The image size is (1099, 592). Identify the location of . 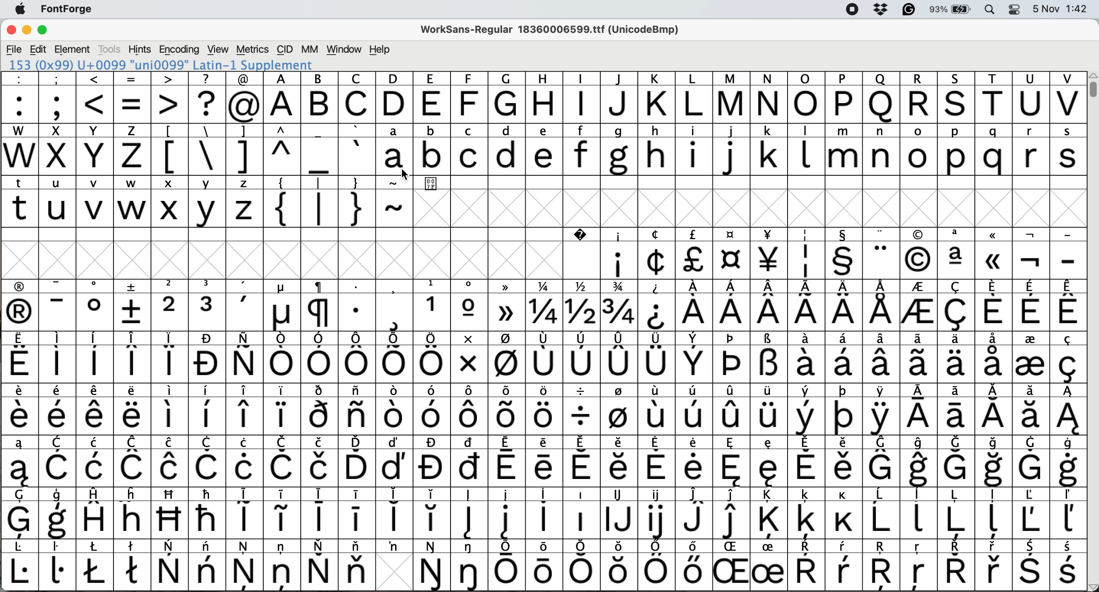
(881, 97).